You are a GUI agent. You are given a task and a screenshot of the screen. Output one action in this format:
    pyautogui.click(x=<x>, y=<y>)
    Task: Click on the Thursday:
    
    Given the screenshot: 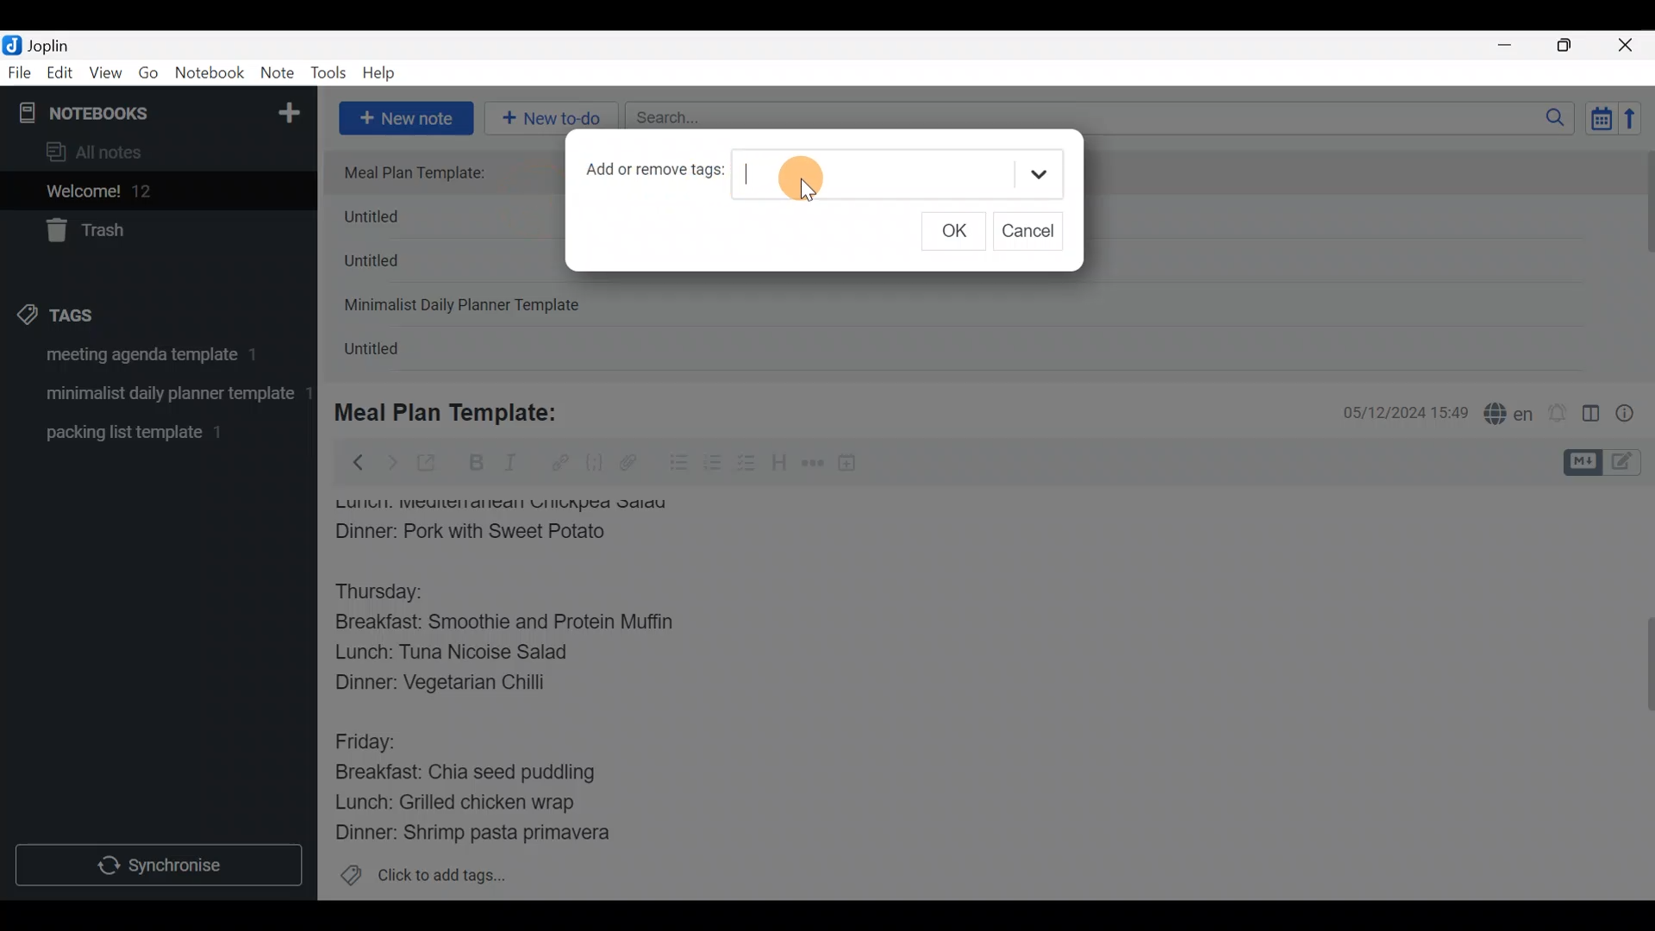 What is the action you would take?
    pyautogui.click(x=391, y=592)
    